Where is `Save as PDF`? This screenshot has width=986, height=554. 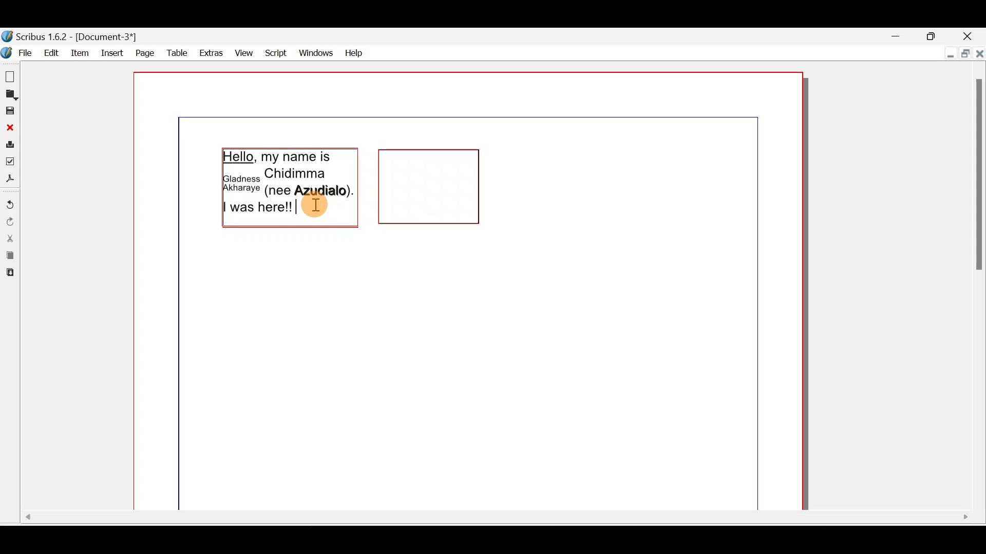 Save as PDF is located at coordinates (10, 180).